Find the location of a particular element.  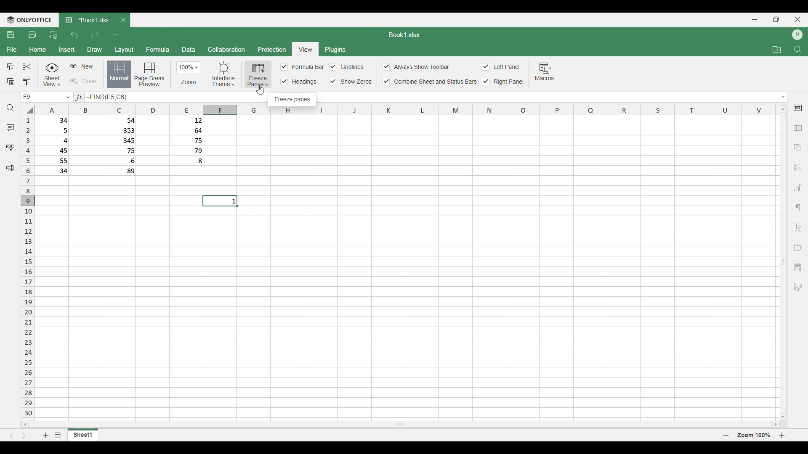

Add shapes is located at coordinates (798, 148).